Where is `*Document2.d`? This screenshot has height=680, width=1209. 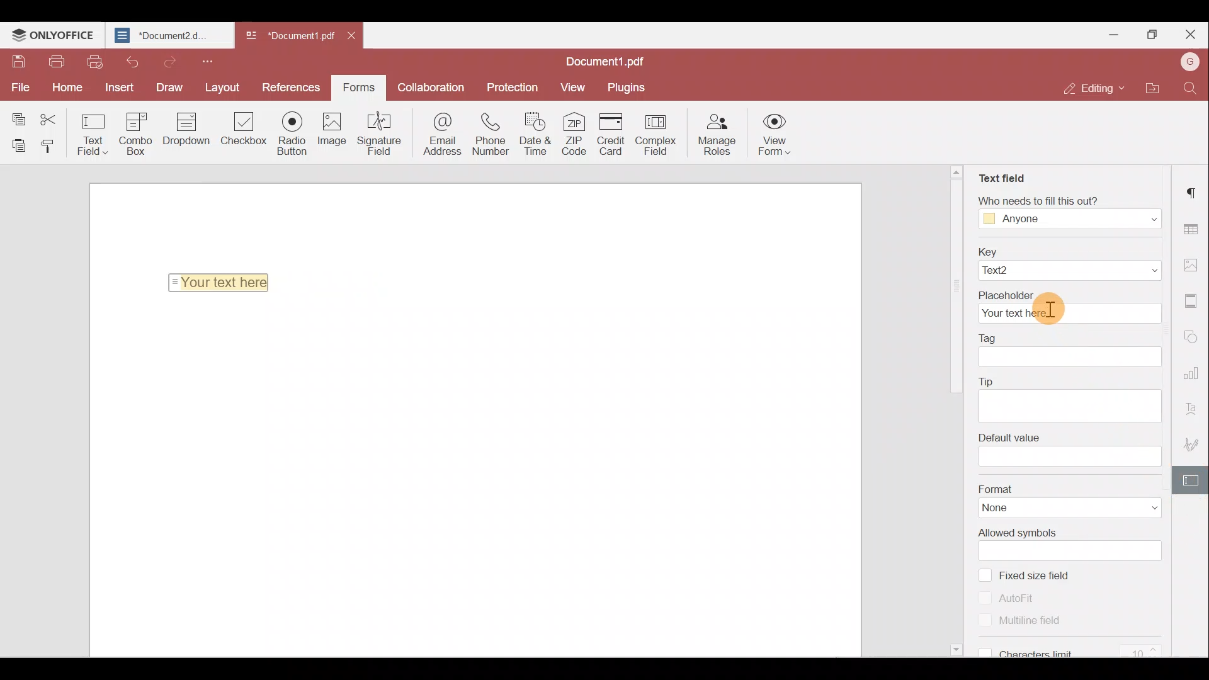
*Document2.d is located at coordinates (167, 35).